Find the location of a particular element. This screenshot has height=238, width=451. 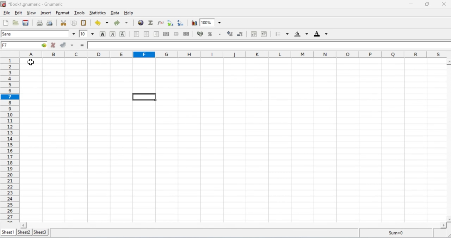

Data is located at coordinates (115, 13).